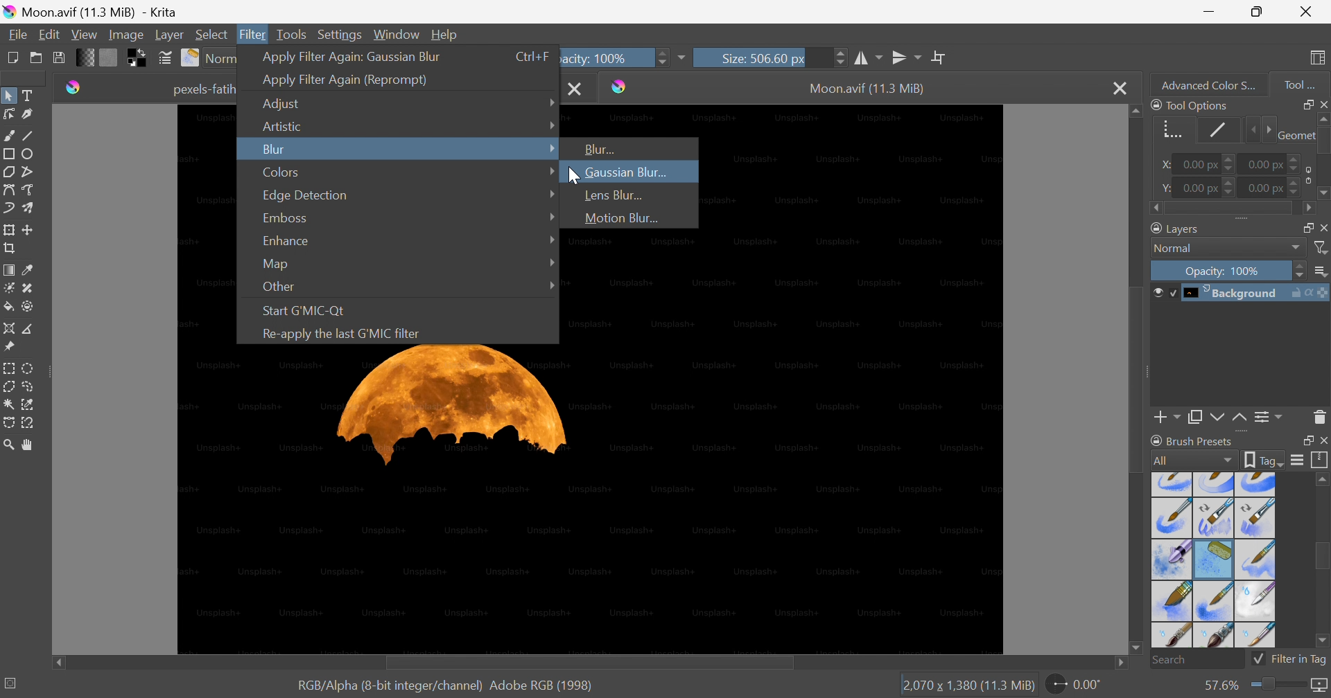  I want to click on Restore down, so click(1257, 12).